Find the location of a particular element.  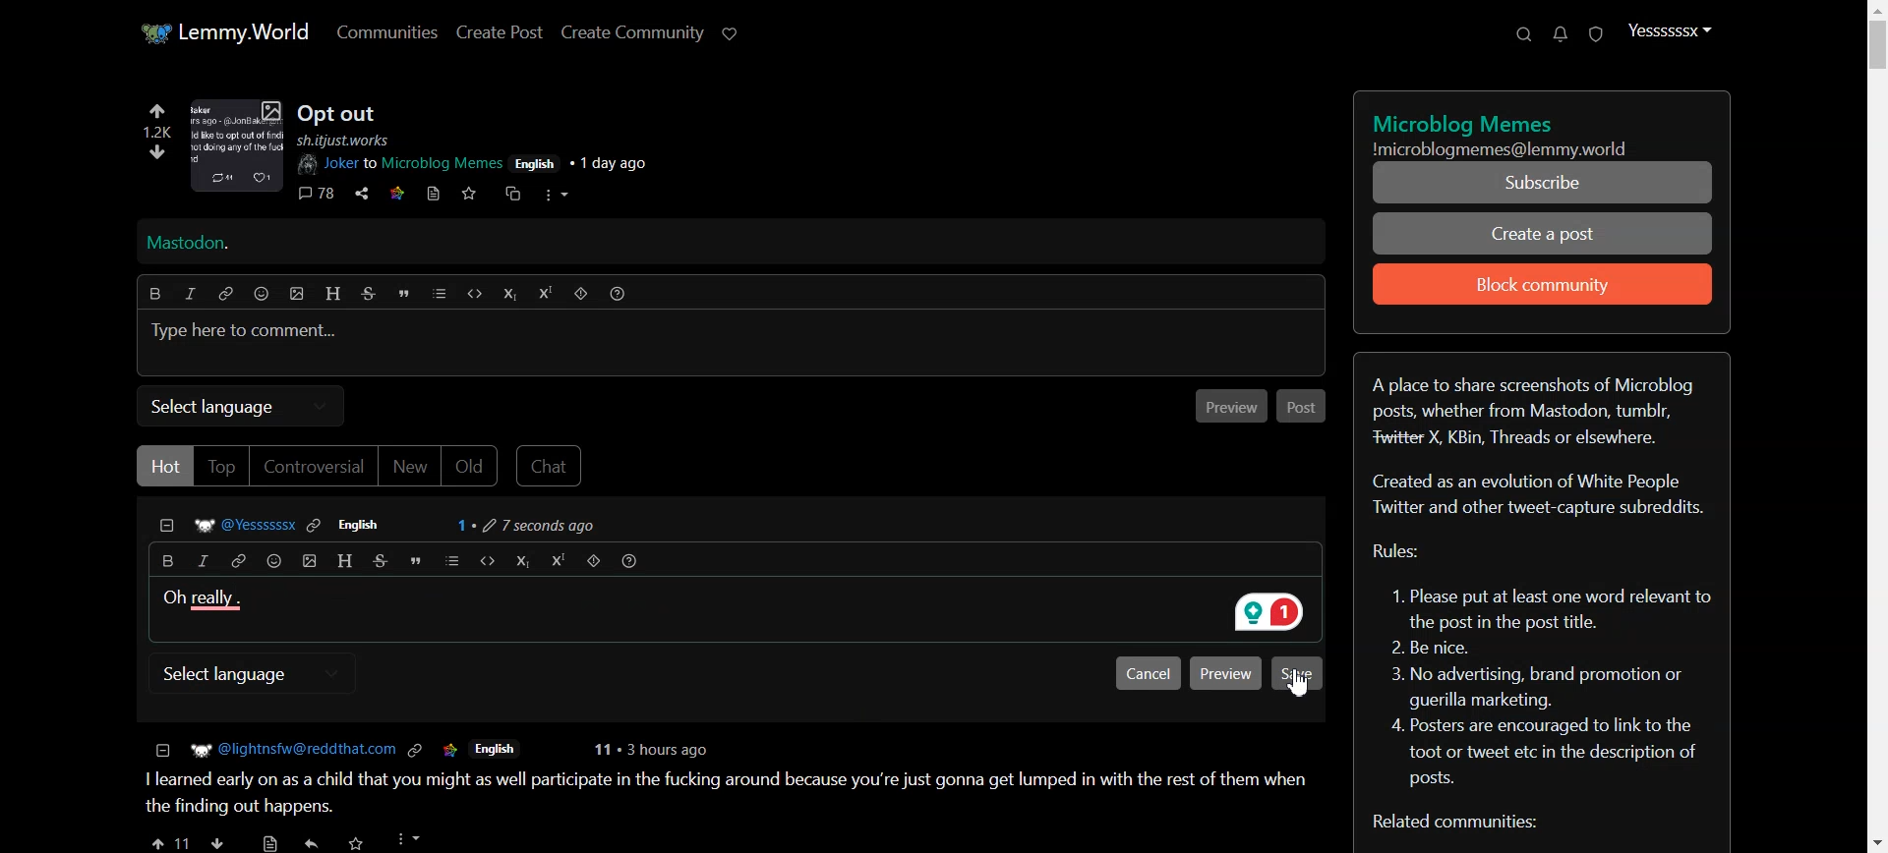

Bold  is located at coordinates (156, 292).